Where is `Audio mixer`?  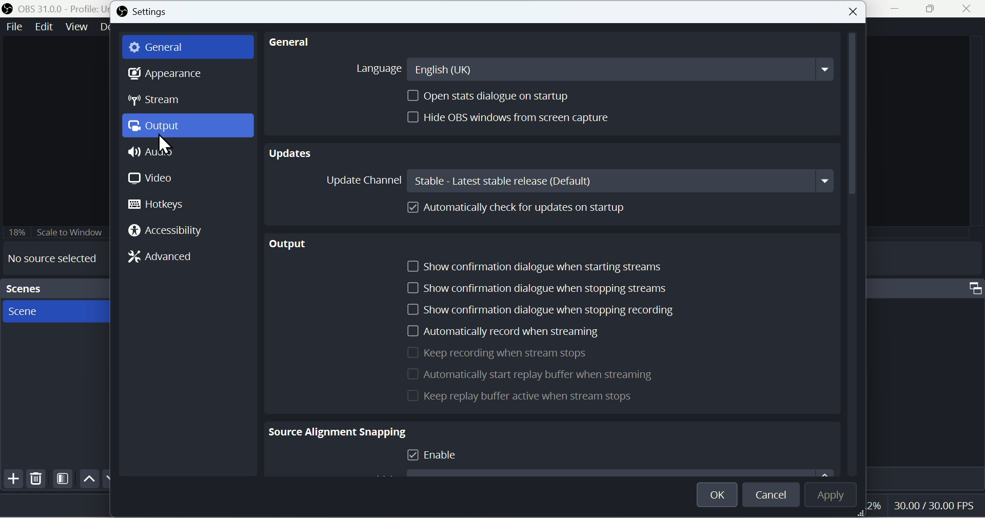
Audio mixer is located at coordinates (929, 287).